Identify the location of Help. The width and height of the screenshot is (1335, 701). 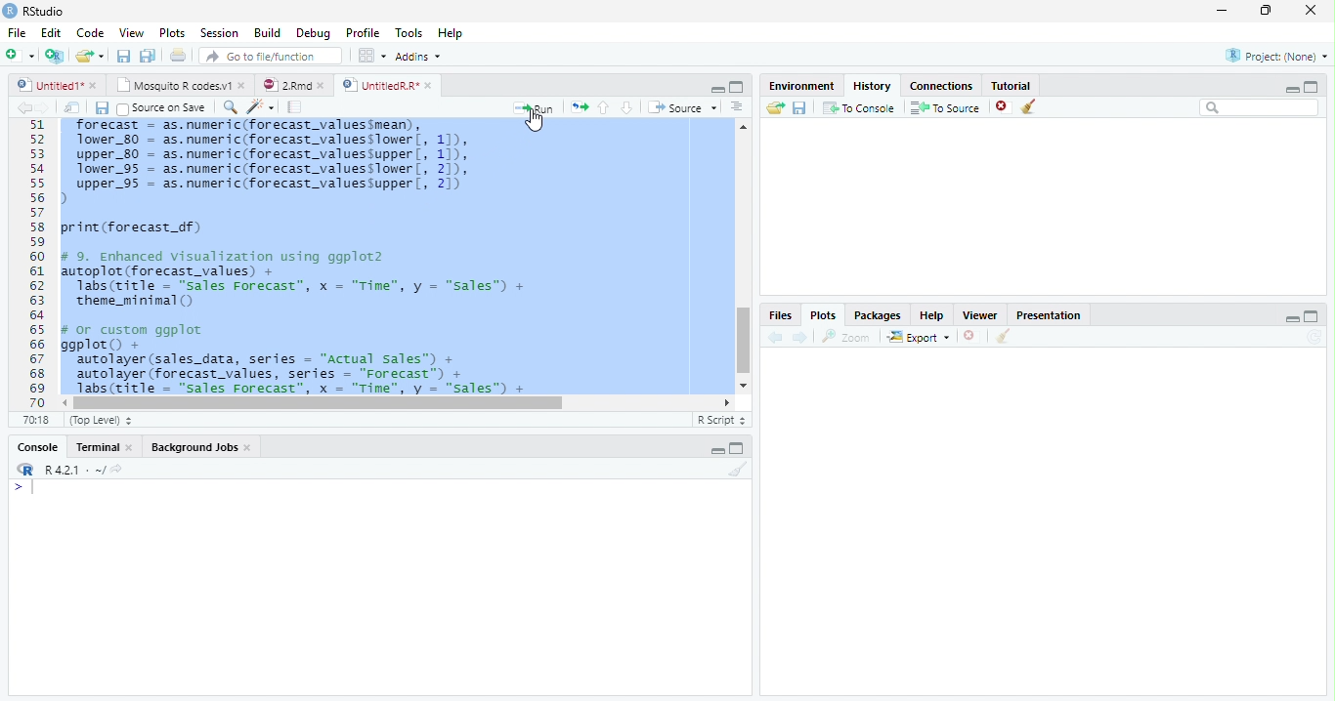
(933, 316).